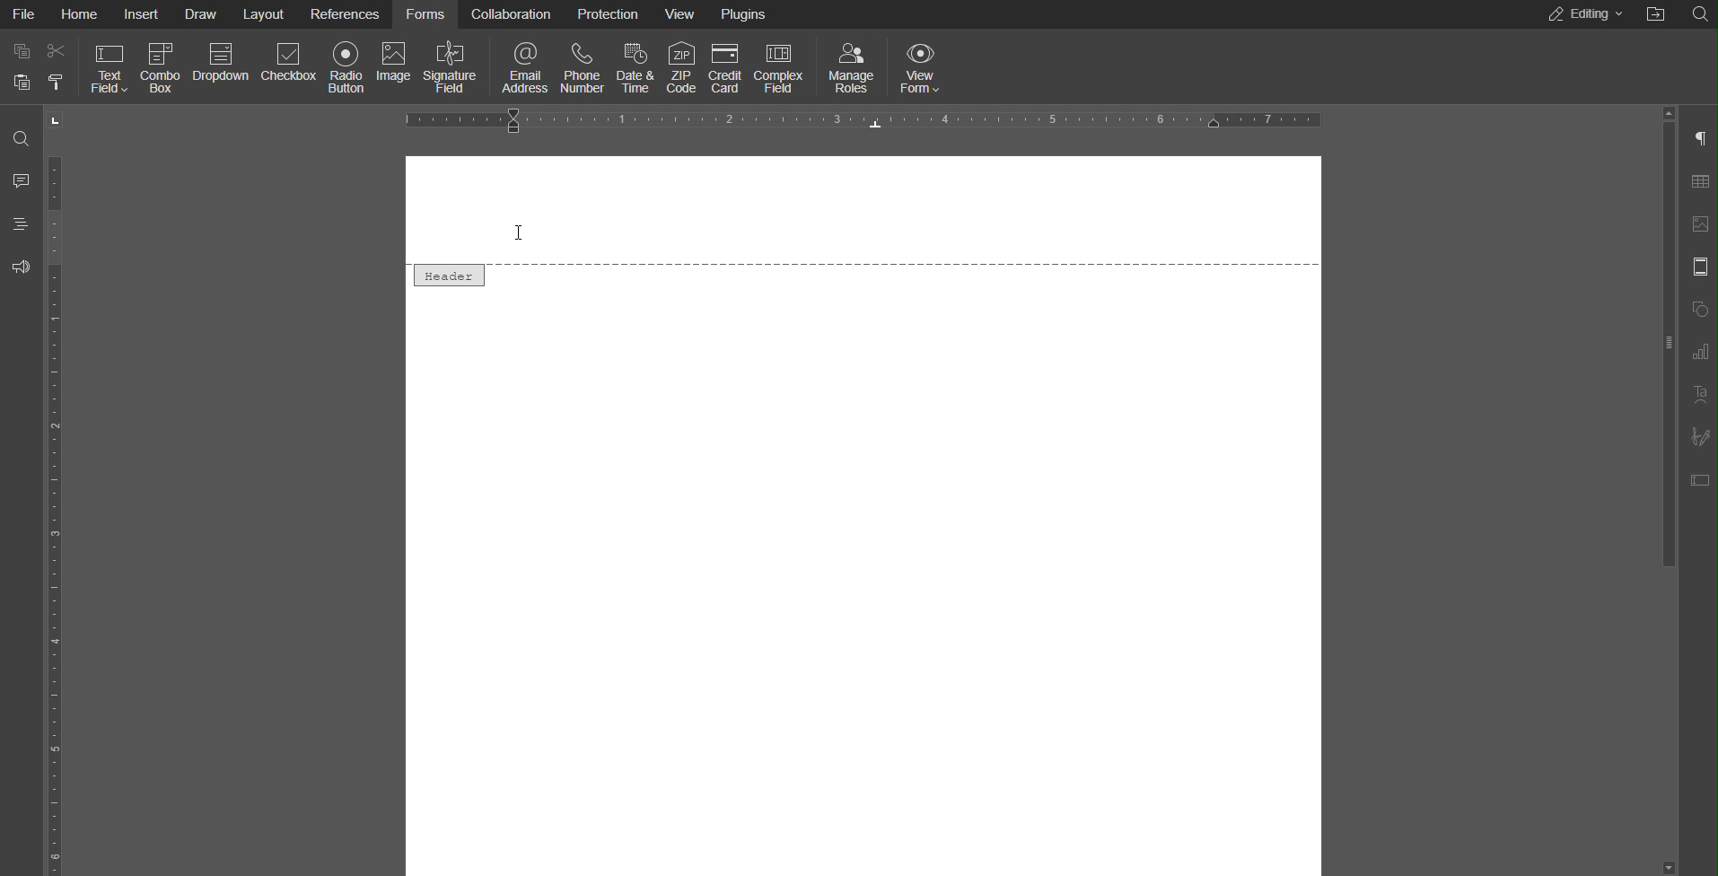  What do you see at coordinates (1698, 13) in the screenshot?
I see `Search` at bounding box center [1698, 13].